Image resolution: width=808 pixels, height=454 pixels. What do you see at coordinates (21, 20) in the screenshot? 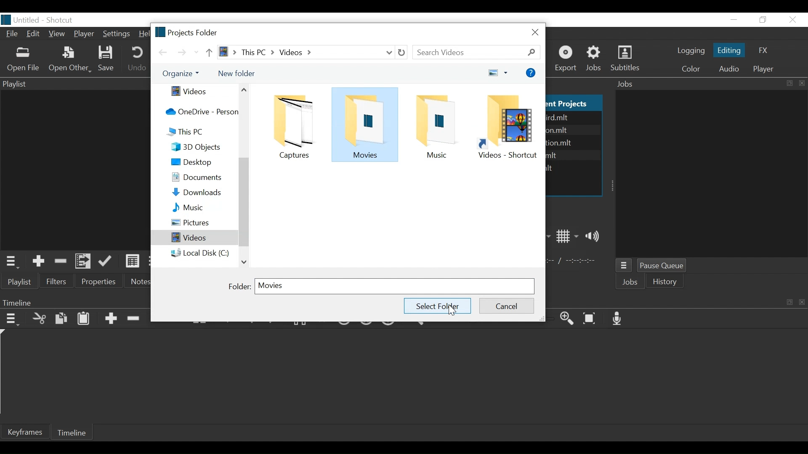
I see `File name` at bounding box center [21, 20].